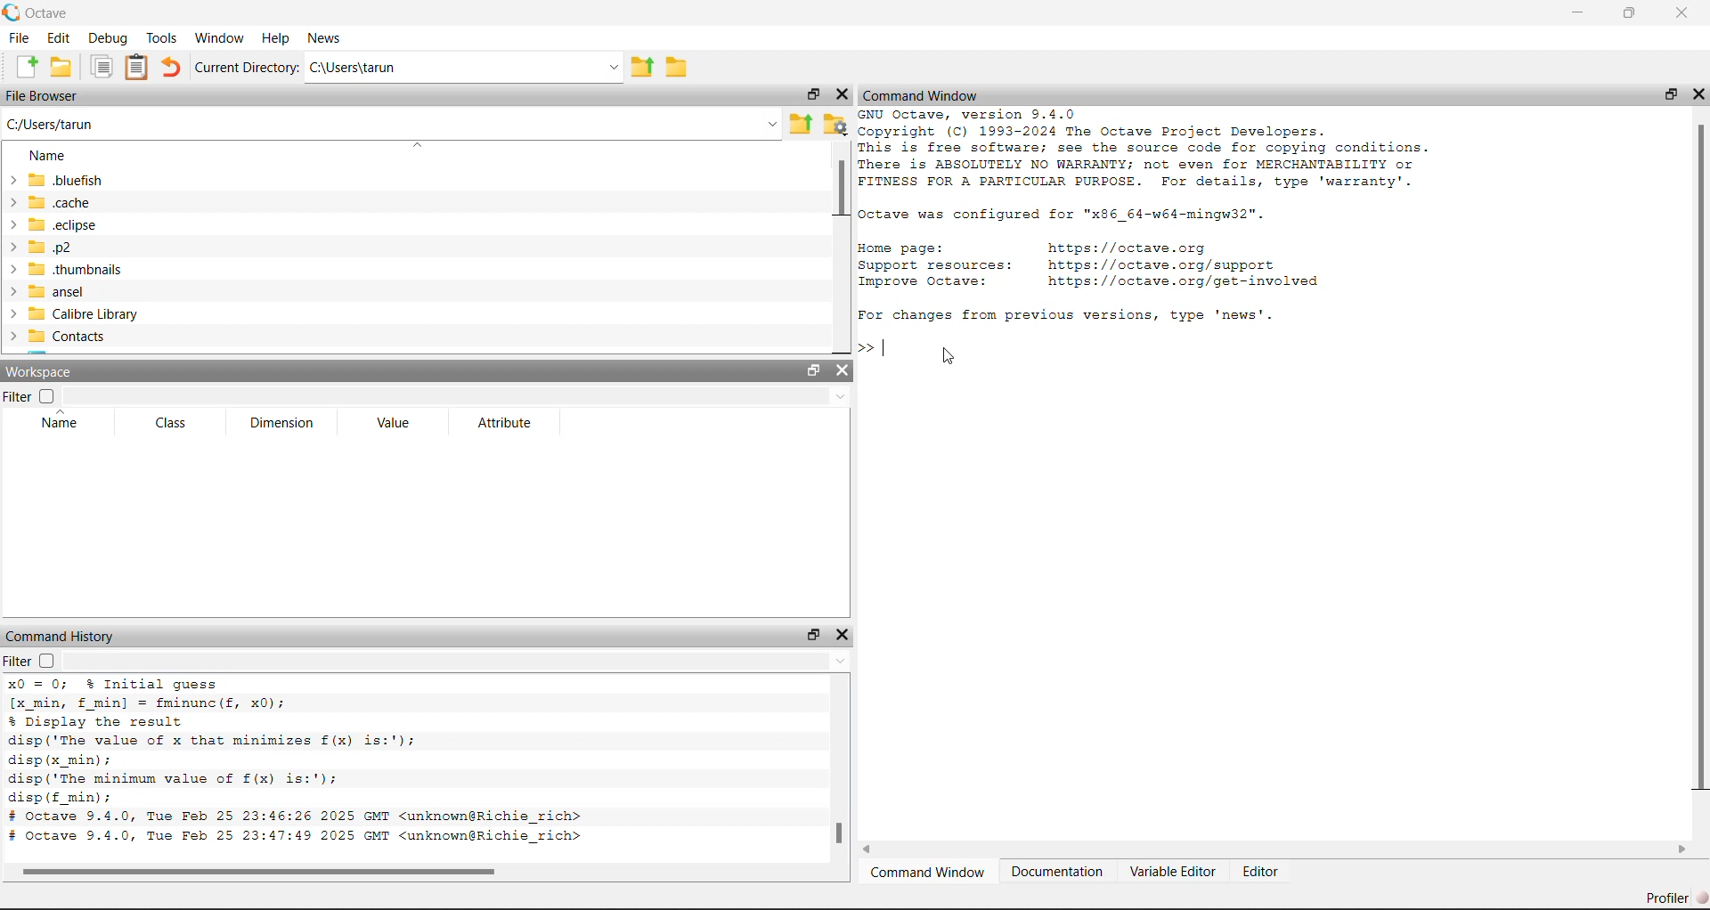 Image resolution: width=1710 pixels, height=910 pixels. What do you see at coordinates (54, 423) in the screenshot?
I see `Name` at bounding box center [54, 423].